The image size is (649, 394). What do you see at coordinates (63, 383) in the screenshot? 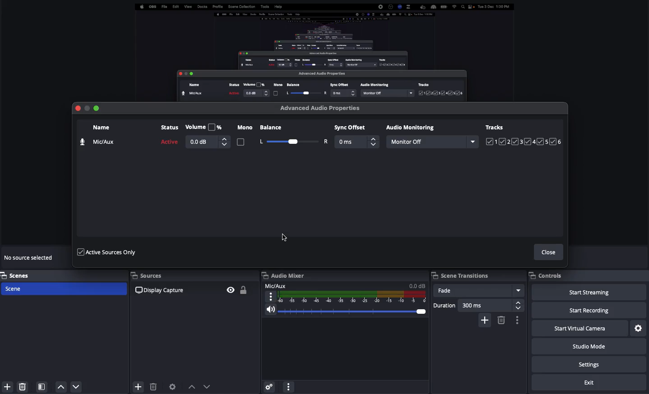
I see `move up` at bounding box center [63, 383].